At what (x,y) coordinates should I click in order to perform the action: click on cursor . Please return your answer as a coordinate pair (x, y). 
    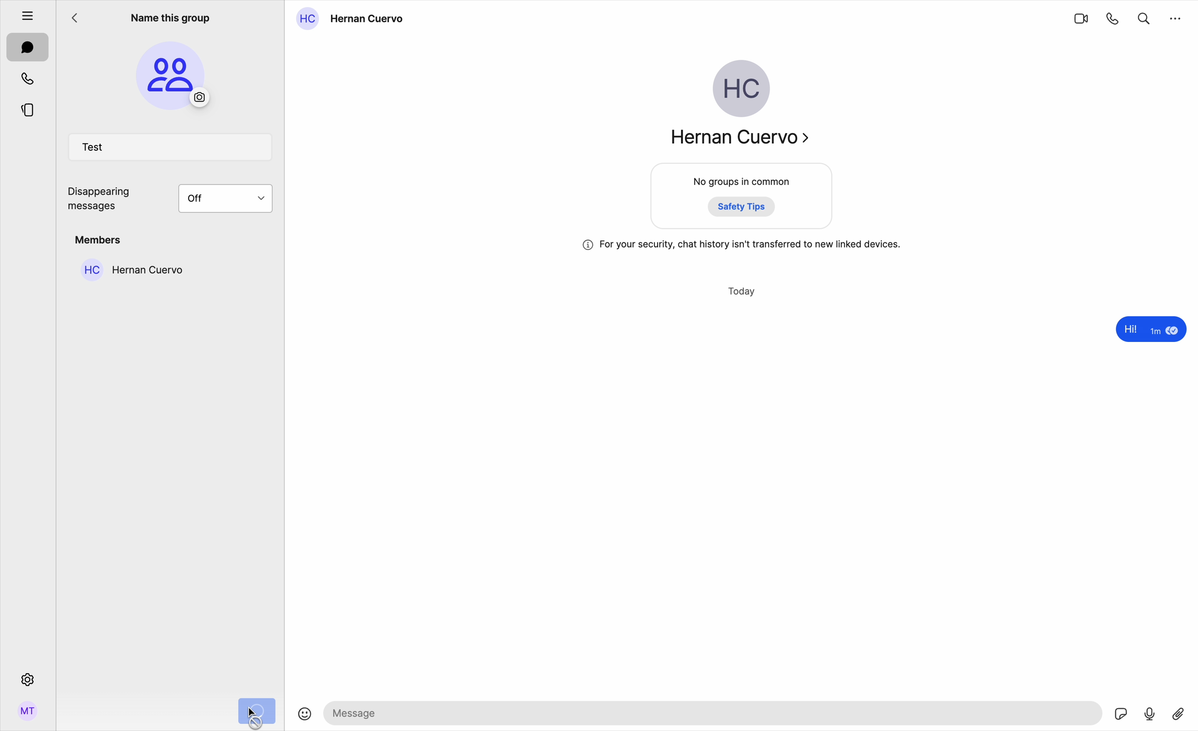
    Looking at the image, I should click on (259, 718).